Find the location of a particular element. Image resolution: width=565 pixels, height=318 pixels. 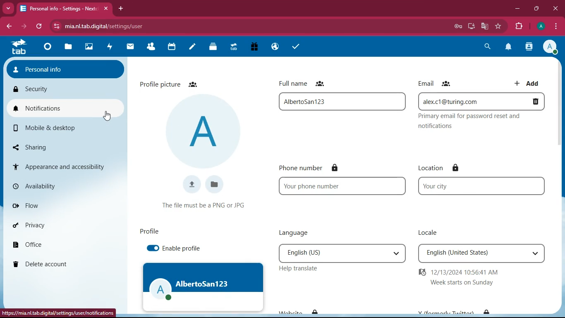

calendar is located at coordinates (172, 48).